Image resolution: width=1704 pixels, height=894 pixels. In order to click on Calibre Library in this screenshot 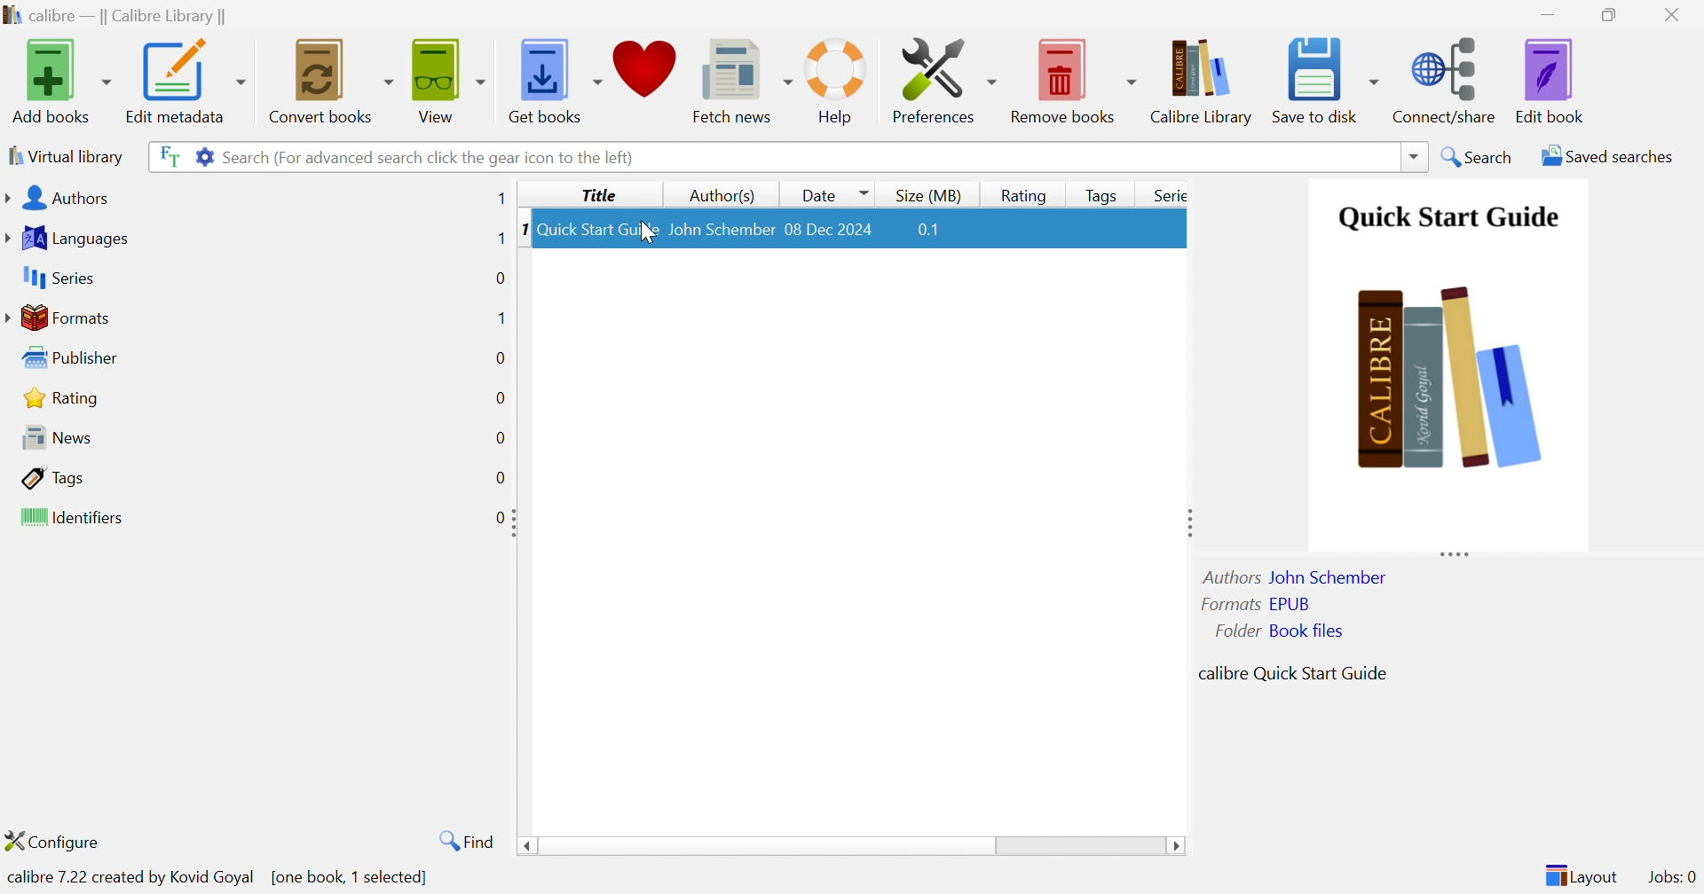, I will do `click(1202, 81)`.